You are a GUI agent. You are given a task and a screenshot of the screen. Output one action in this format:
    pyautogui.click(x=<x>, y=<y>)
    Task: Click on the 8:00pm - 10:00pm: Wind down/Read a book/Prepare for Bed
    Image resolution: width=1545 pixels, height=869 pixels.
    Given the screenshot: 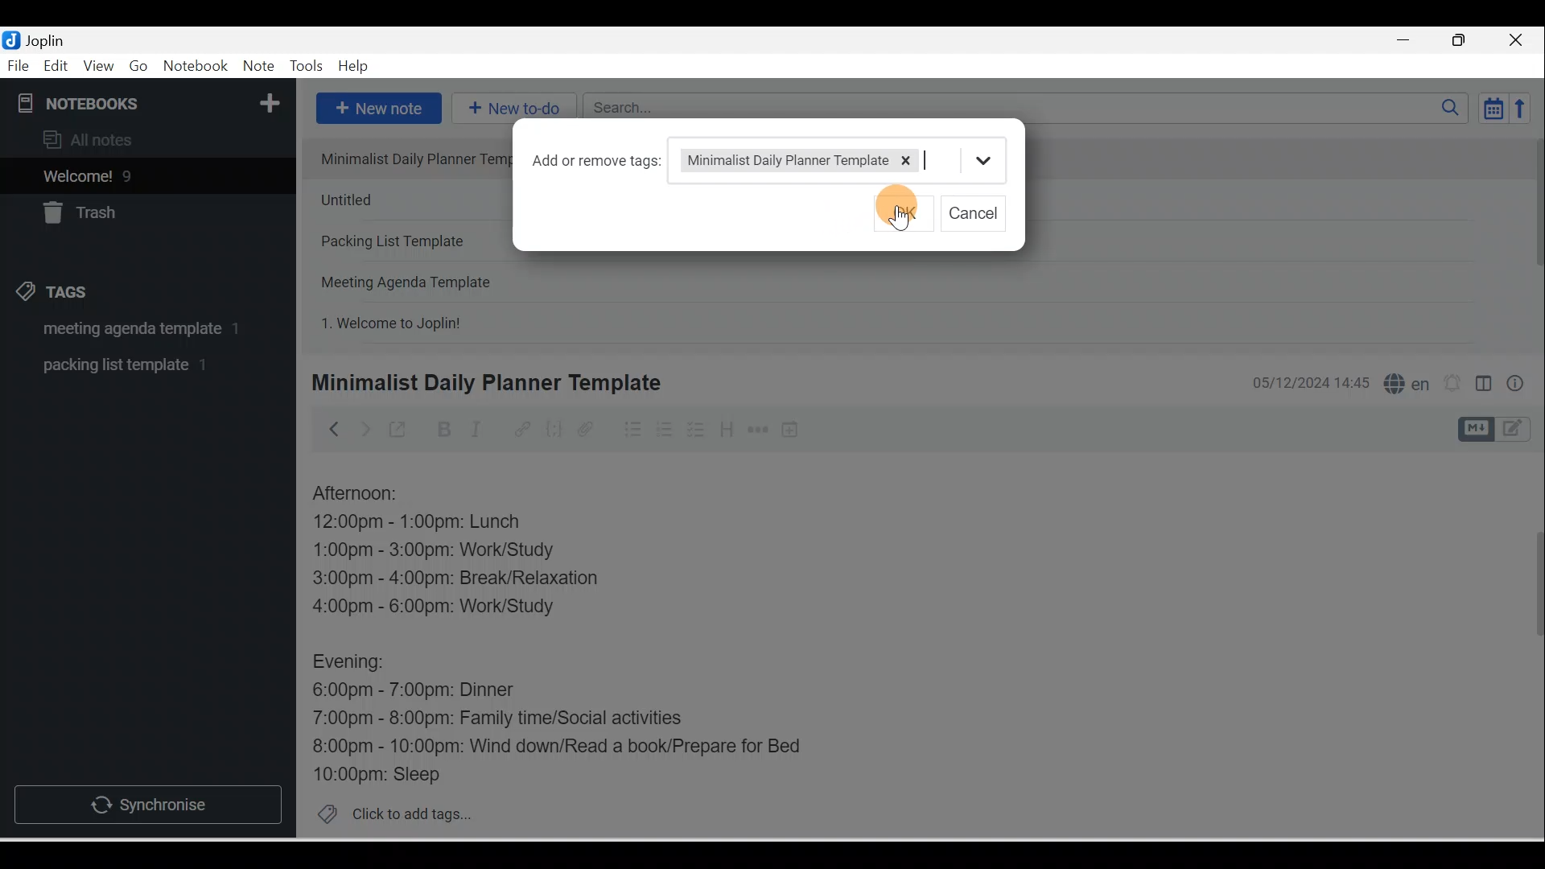 What is the action you would take?
    pyautogui.click(x=558, y=748)
    